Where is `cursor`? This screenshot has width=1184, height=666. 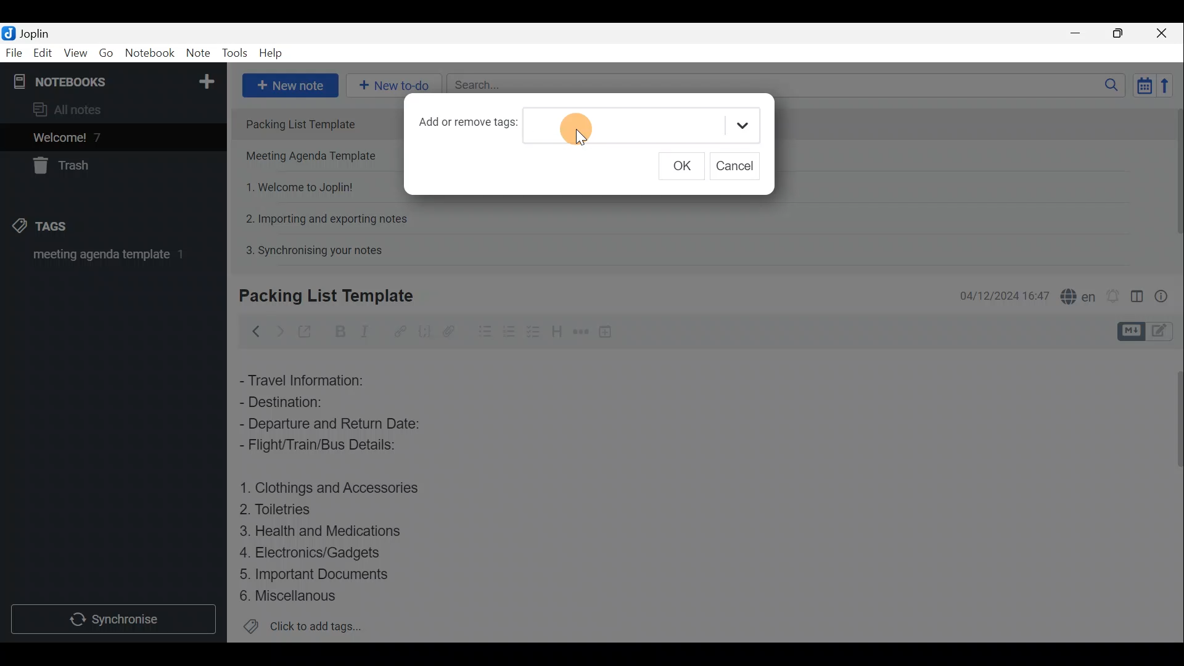 cursor is located at coordinates (581, 141).